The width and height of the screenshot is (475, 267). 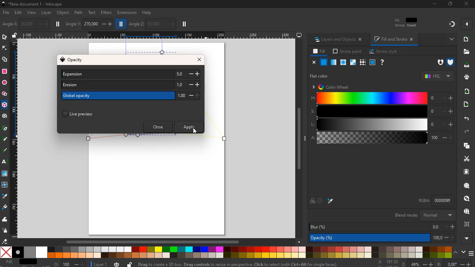 I want to click on pause, so click(x=58, y=24).